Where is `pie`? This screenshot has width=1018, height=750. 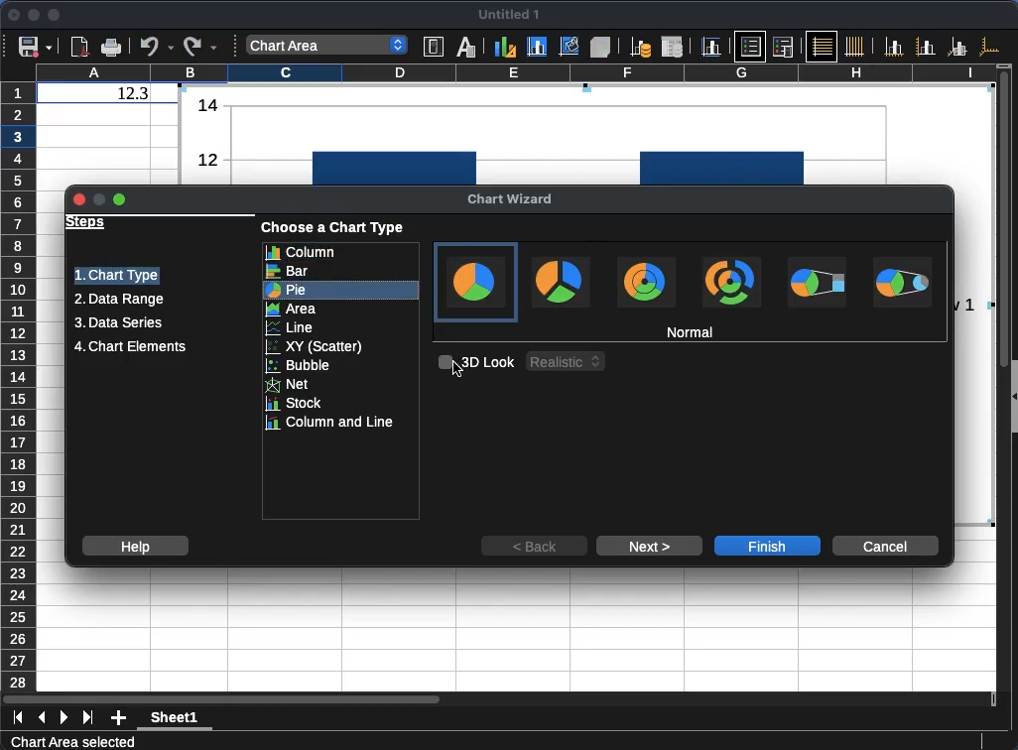 pie is located at coordinates (341, 291).